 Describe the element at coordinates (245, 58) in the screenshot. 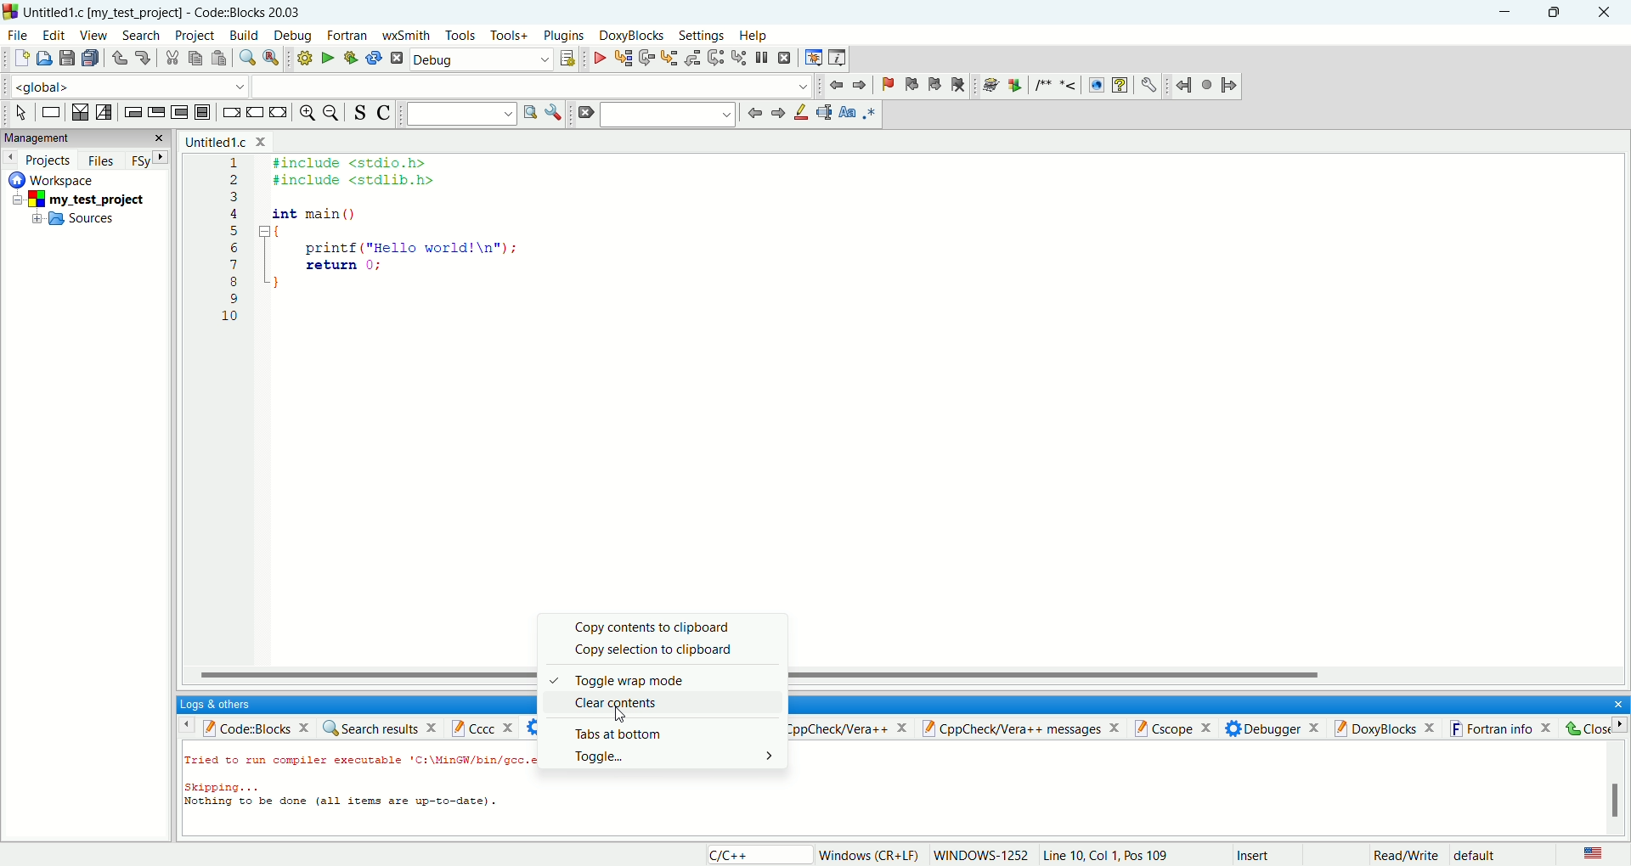

I see `find` at that location.